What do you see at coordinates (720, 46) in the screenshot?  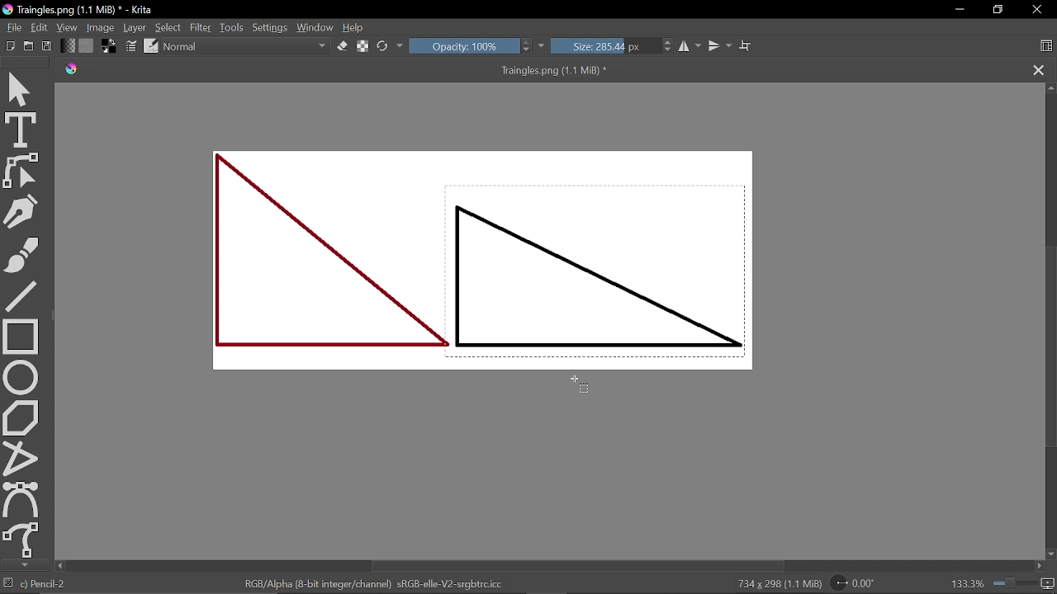 I see `Vertical mirror tool` at bounding box center [720, 46].